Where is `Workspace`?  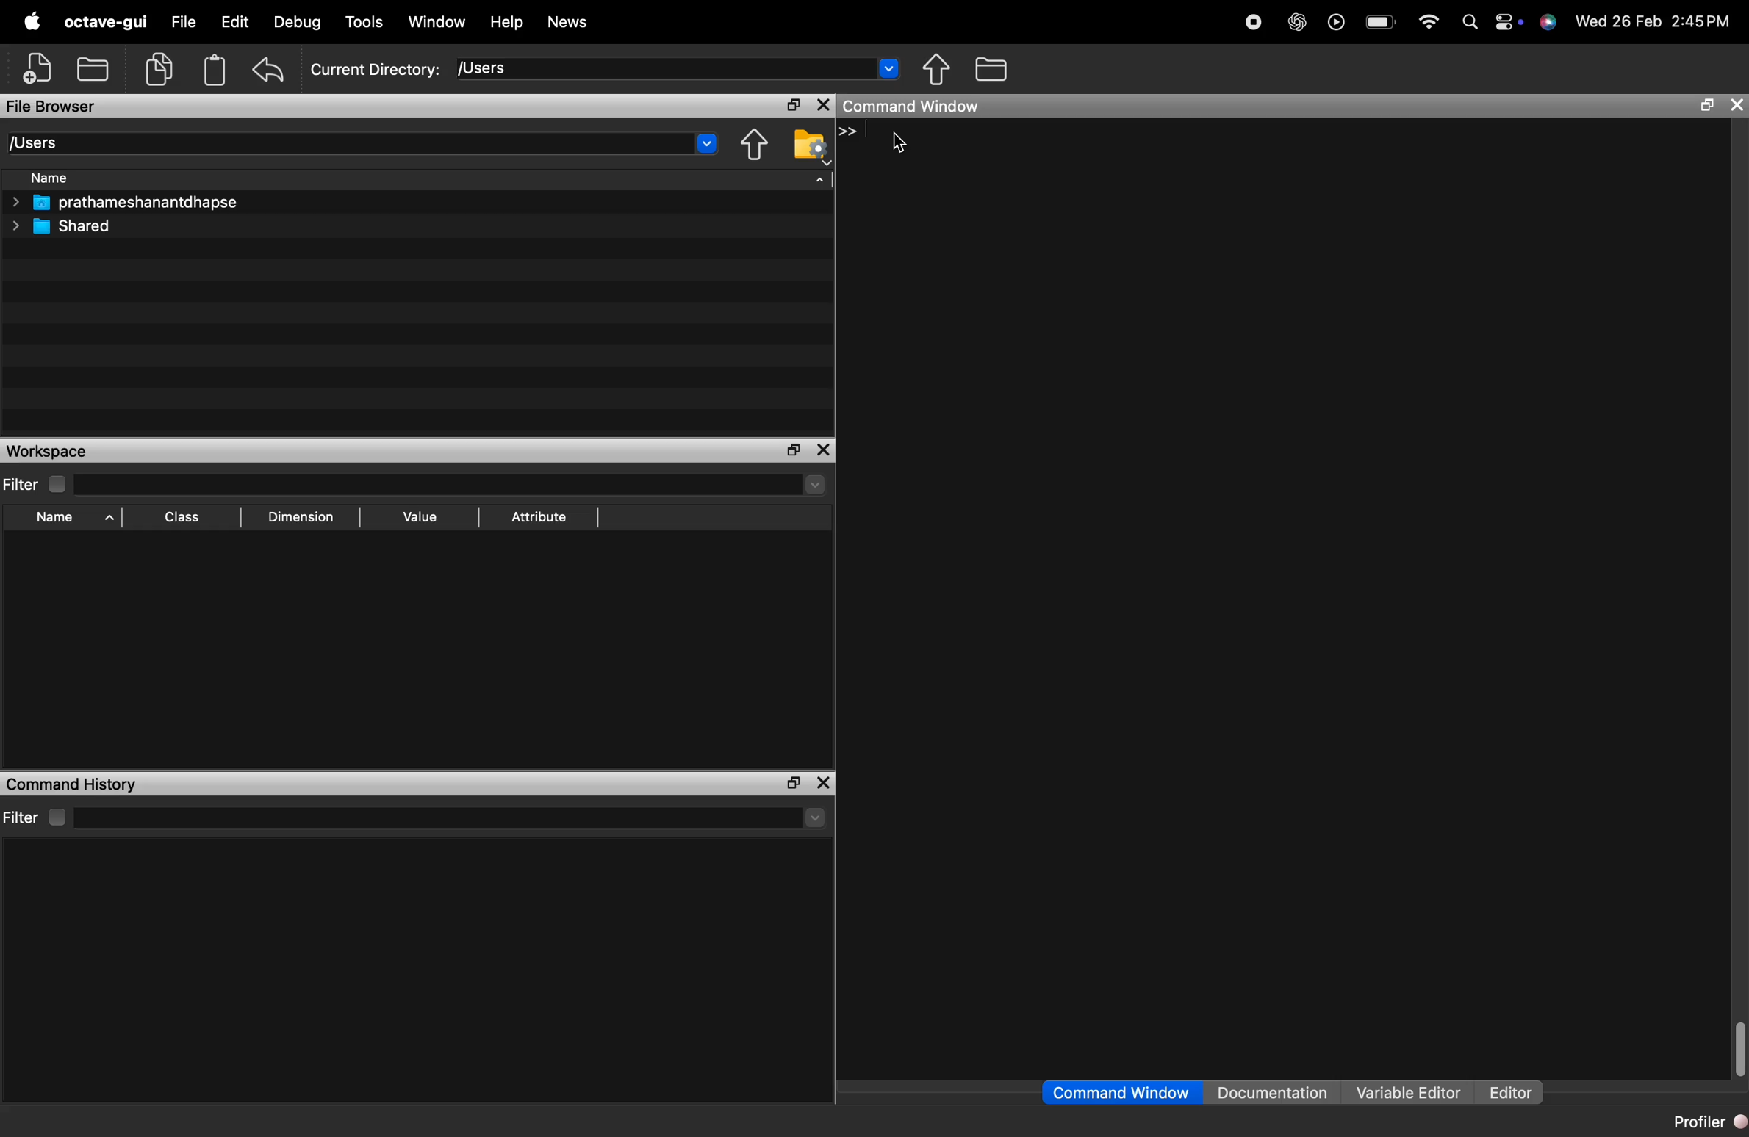 Workspace is located at coordinates (46, 450).